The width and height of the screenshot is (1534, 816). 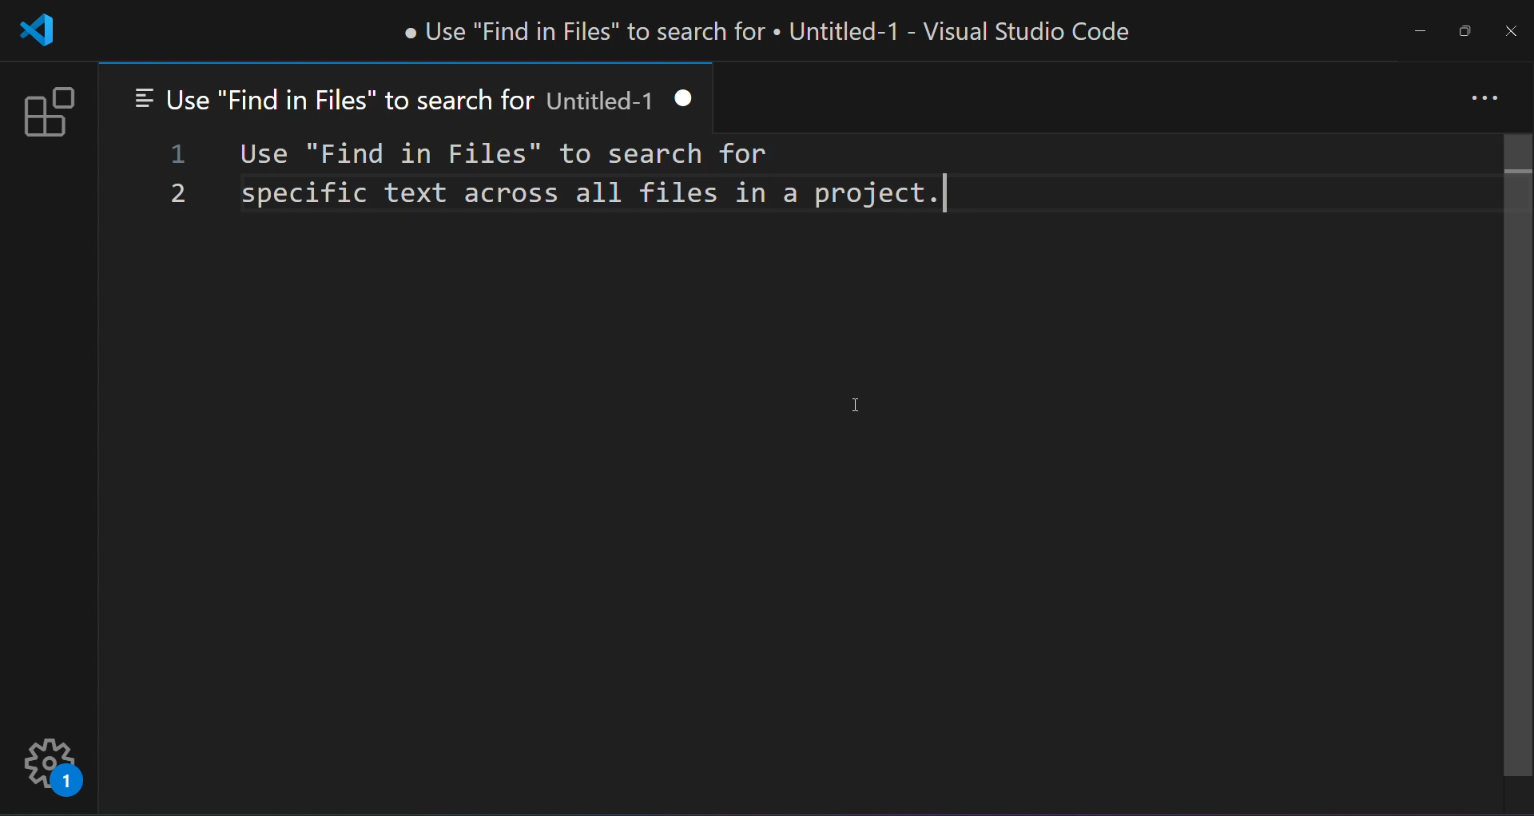 What do you see at coordinates (852, 402) in the screenshot?
I see `cursor` at bounding box center [852, 402].